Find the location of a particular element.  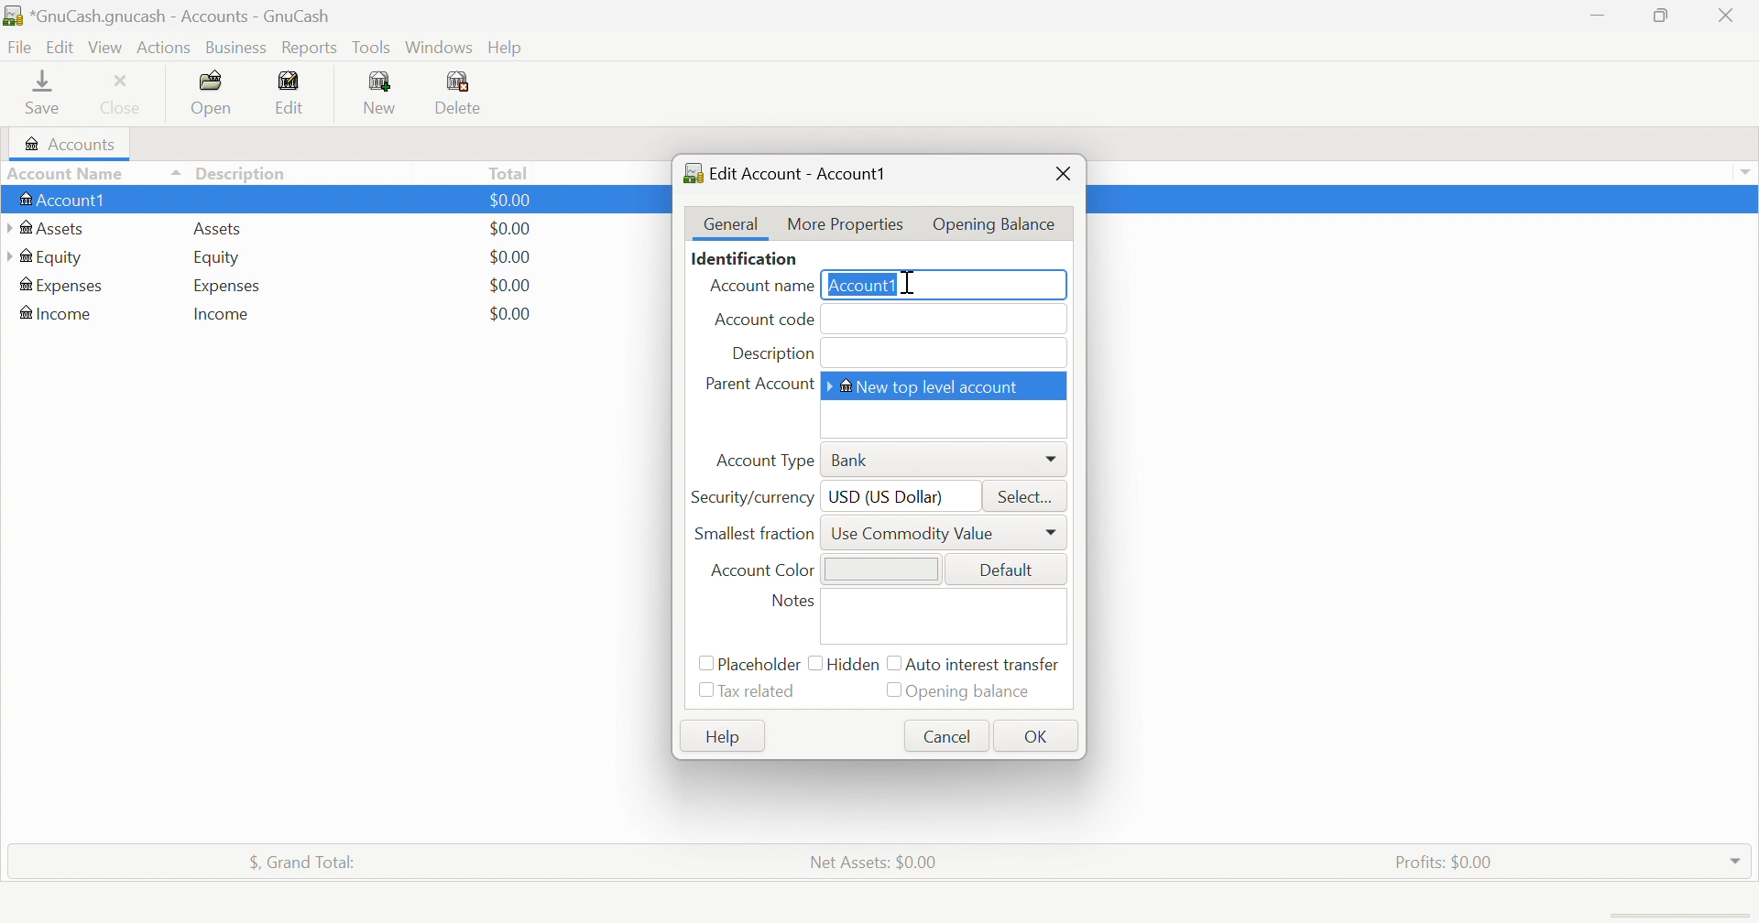

More is located at coordinates (1052, 458).